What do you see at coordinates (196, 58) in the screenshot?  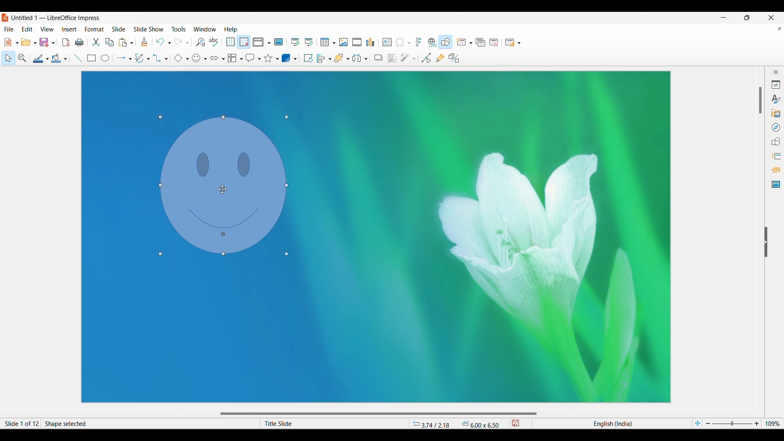 I see `Selected symbol` at bounding box center [196, 58].